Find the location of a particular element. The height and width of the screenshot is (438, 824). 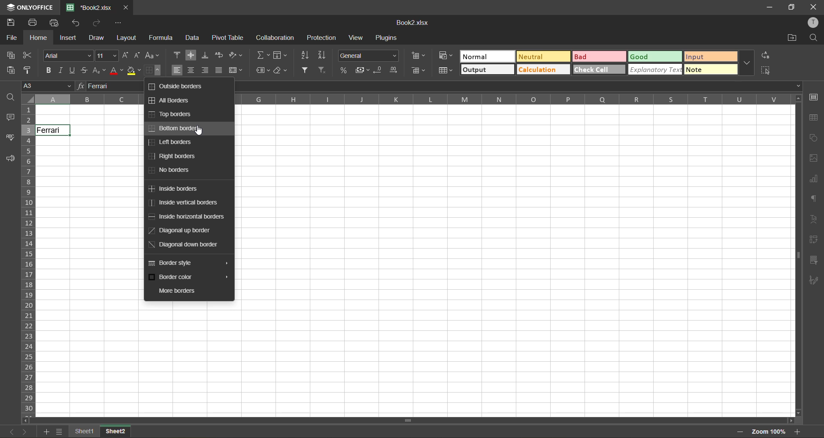

sheet list is located at coordinates (59, 432).